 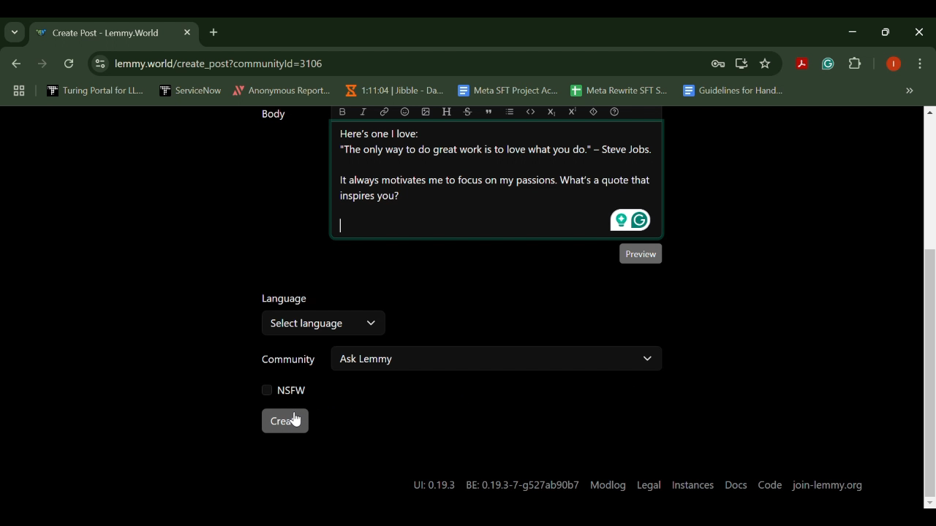 I want to click on Scroll Bar, so click(x=930, y=306).